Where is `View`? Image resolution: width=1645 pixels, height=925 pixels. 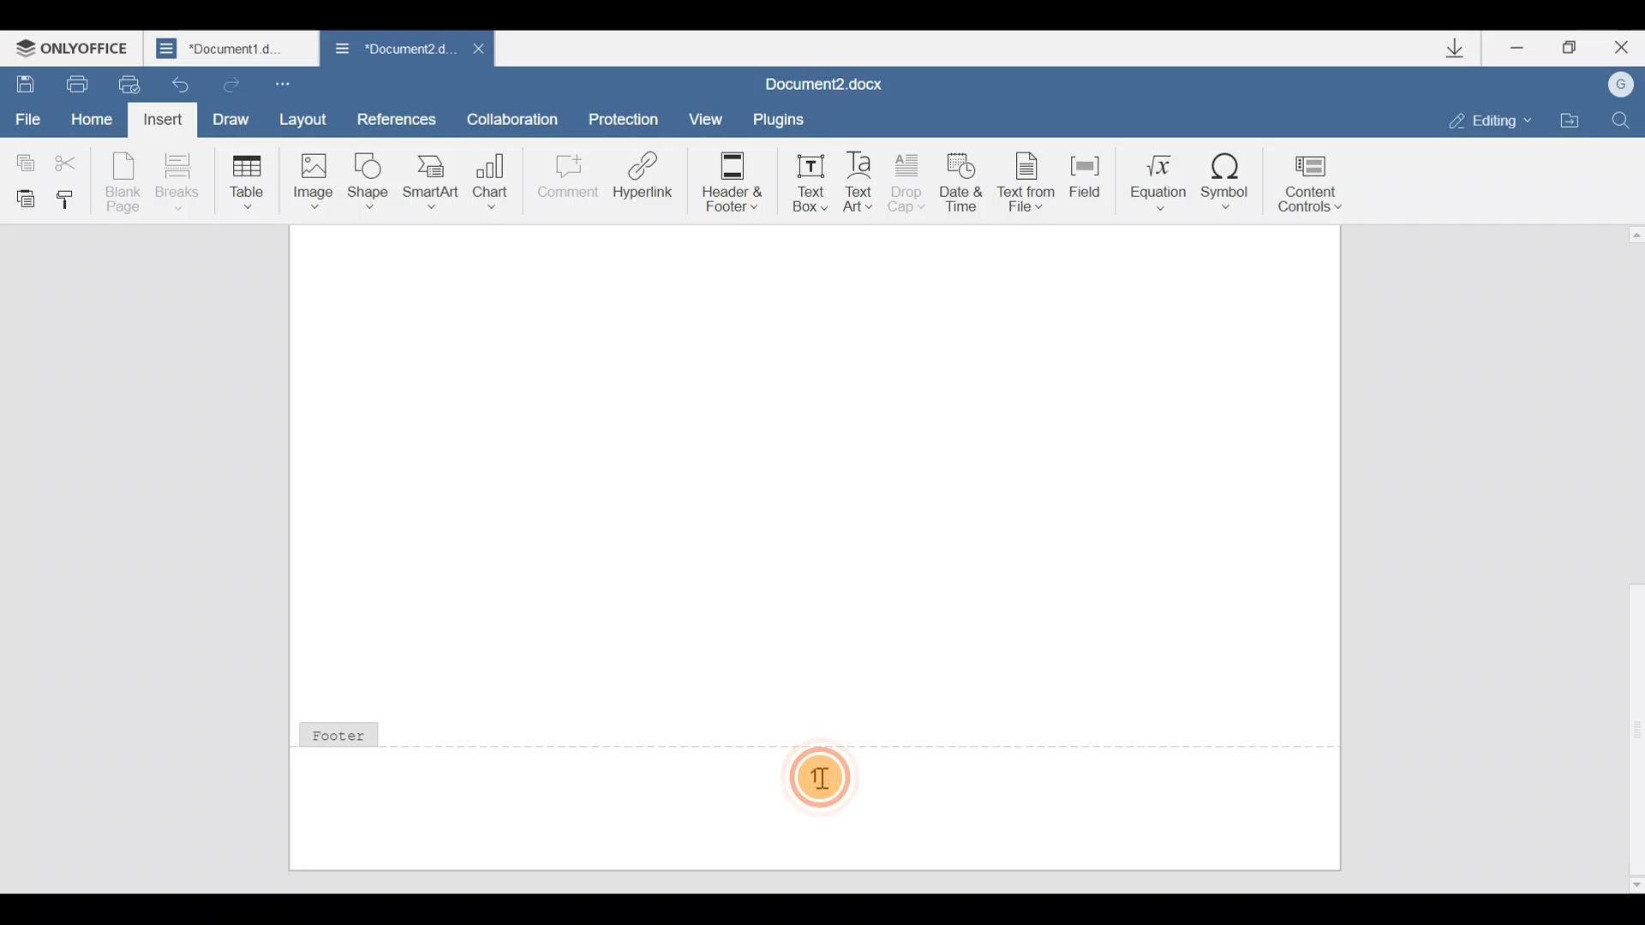 View is located at coordinates (709, 116).